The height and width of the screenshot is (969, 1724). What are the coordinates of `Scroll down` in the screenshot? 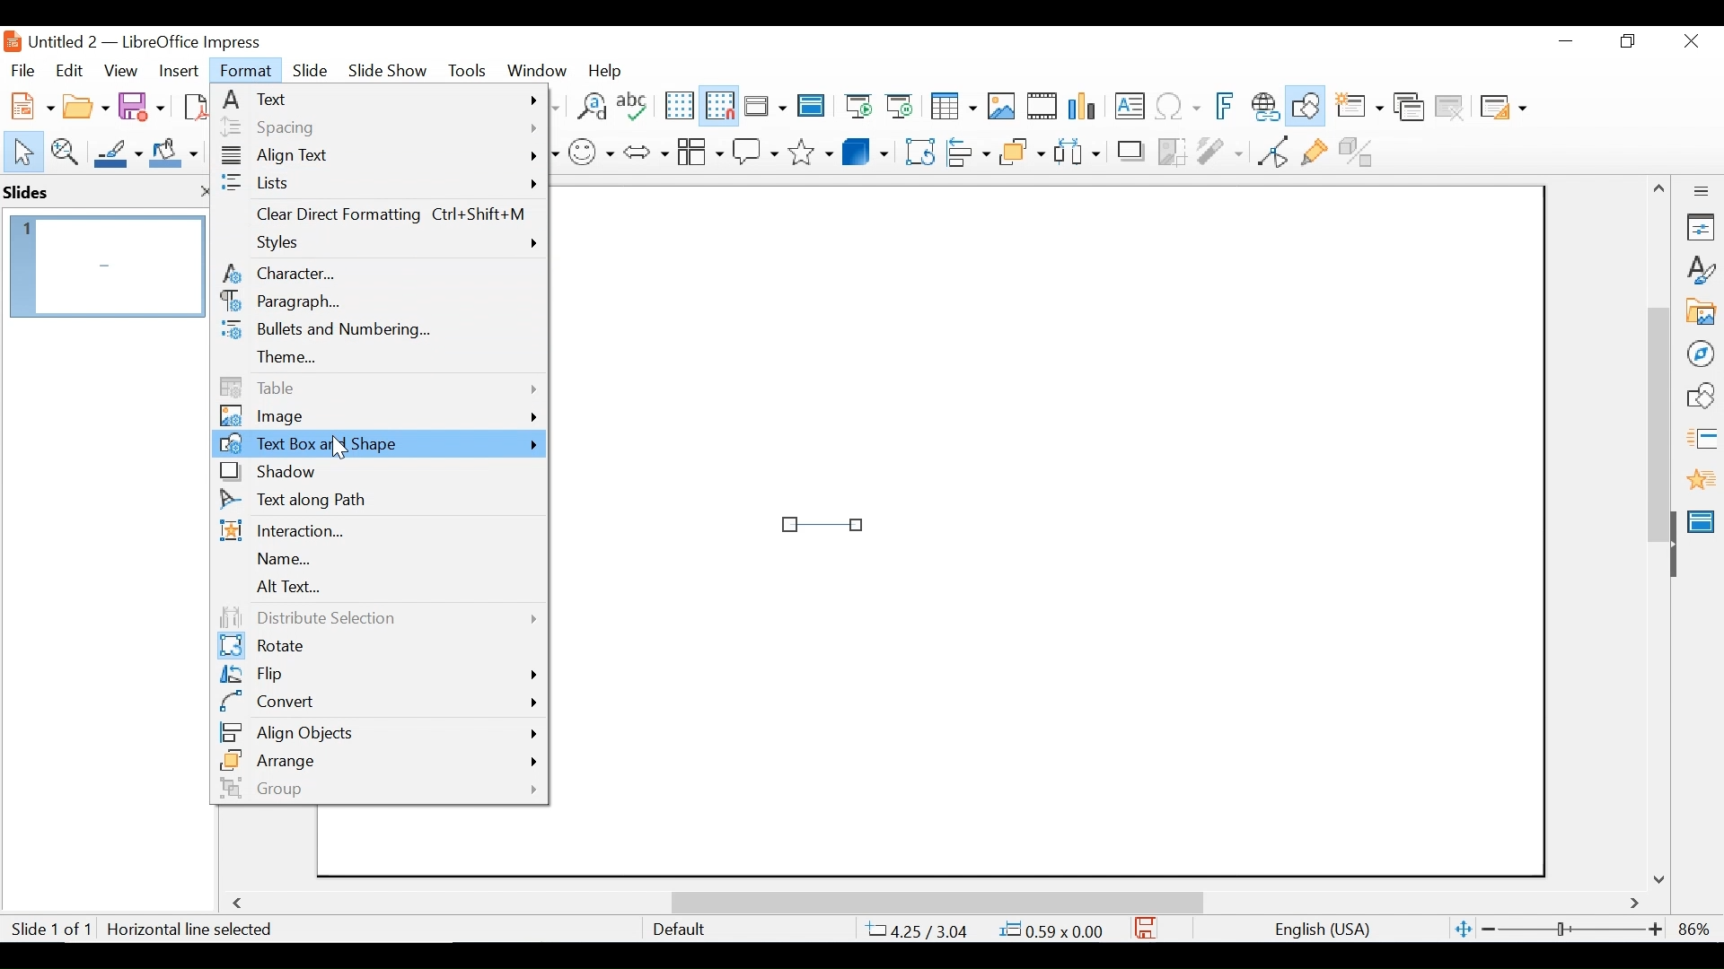 It's located at (1662, 878).